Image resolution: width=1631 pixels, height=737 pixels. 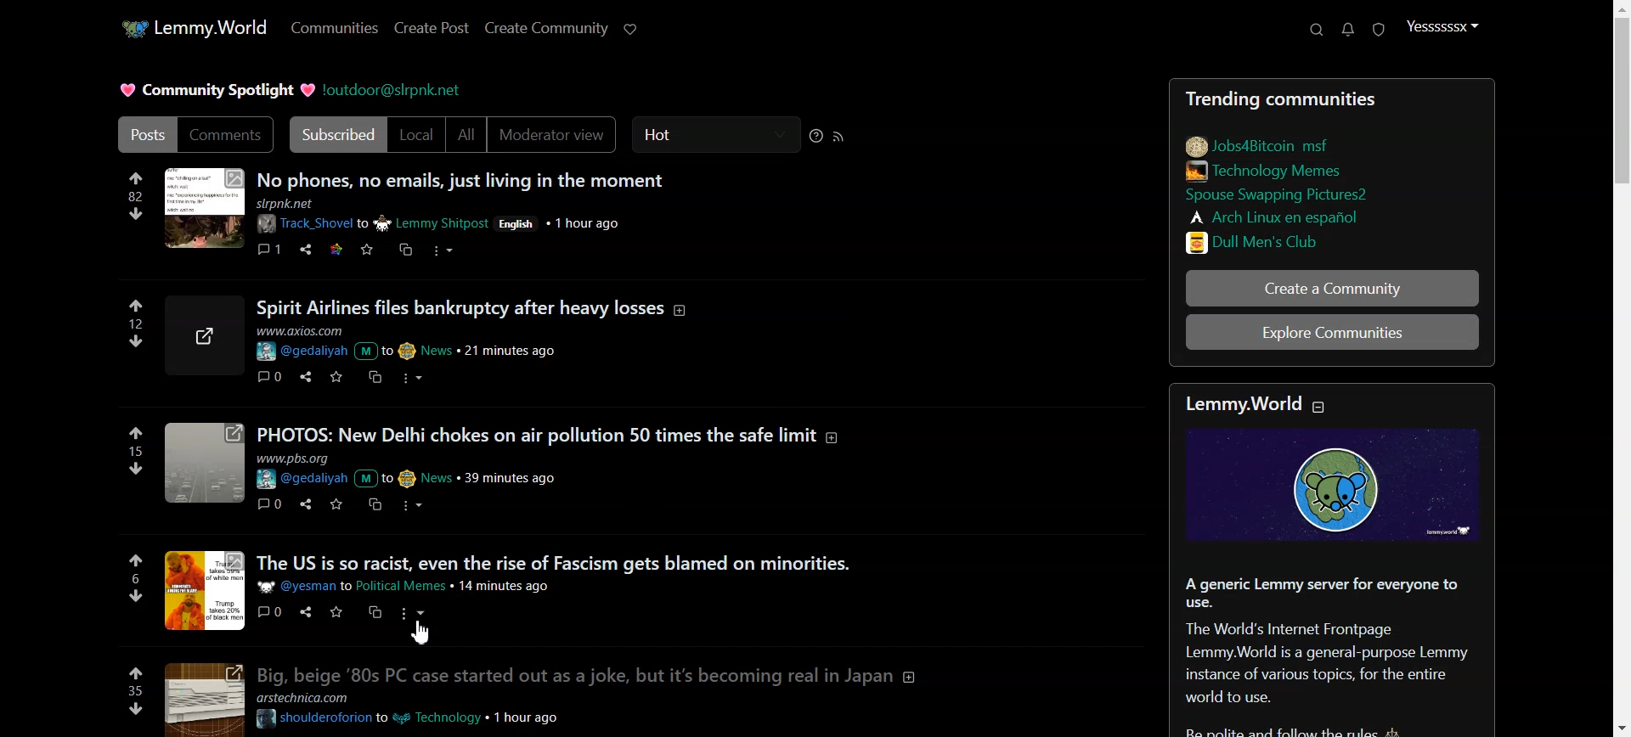 What do you see at coordinates (200, 699) in the screenshot?
I see `image` at bounding box center [200, 699].